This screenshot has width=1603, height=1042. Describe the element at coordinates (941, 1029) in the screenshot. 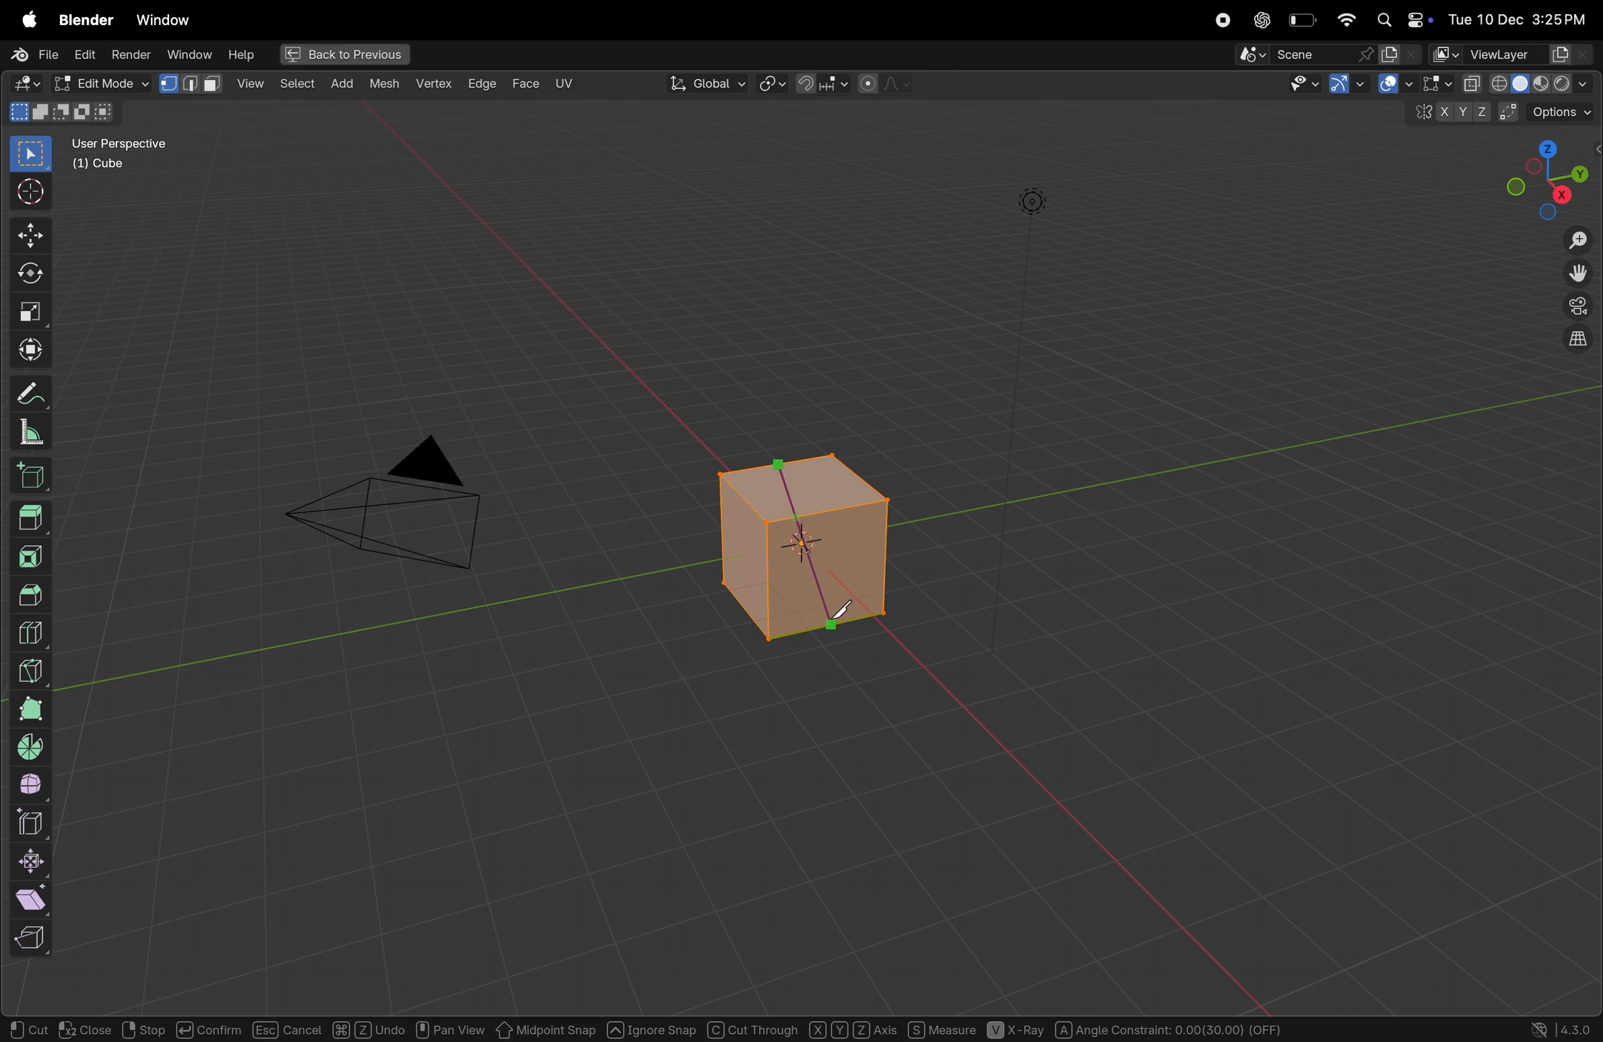

I see `Measure` at that location.